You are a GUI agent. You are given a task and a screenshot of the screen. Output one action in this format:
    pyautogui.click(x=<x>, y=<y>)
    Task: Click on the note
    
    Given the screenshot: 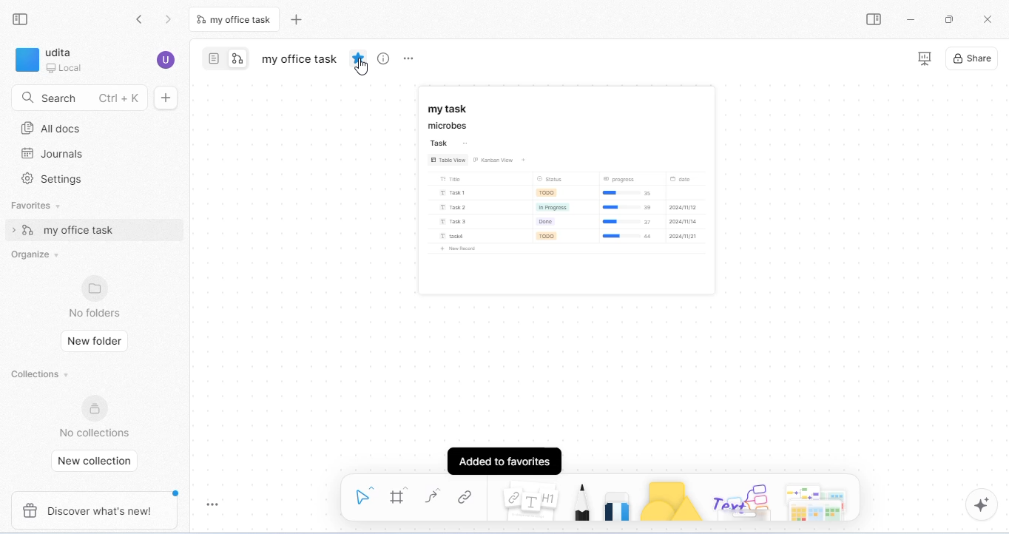 What is the action you would take?
    pyautogui.click(x=530, y=499)
    